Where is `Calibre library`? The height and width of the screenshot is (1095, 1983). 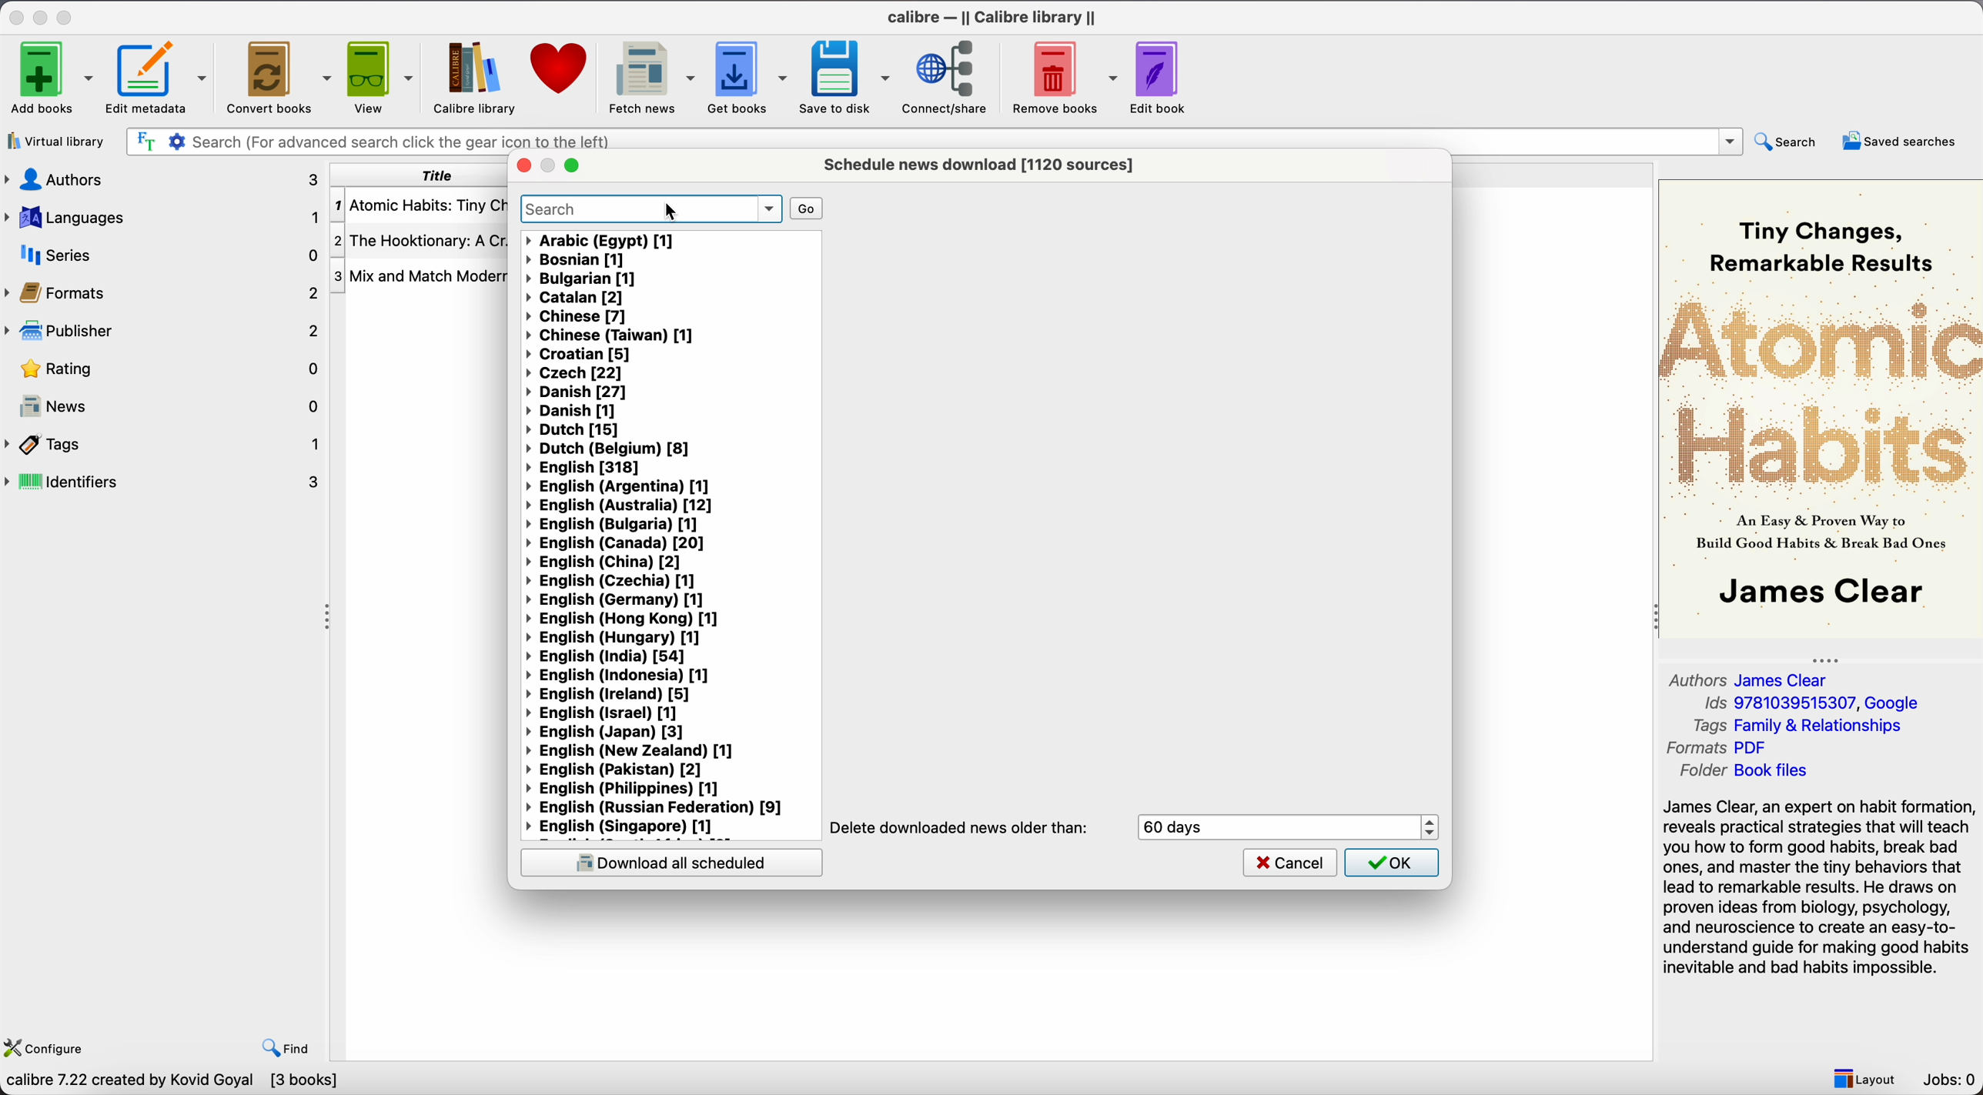
Calibre library is located at coordinates (473, 77).